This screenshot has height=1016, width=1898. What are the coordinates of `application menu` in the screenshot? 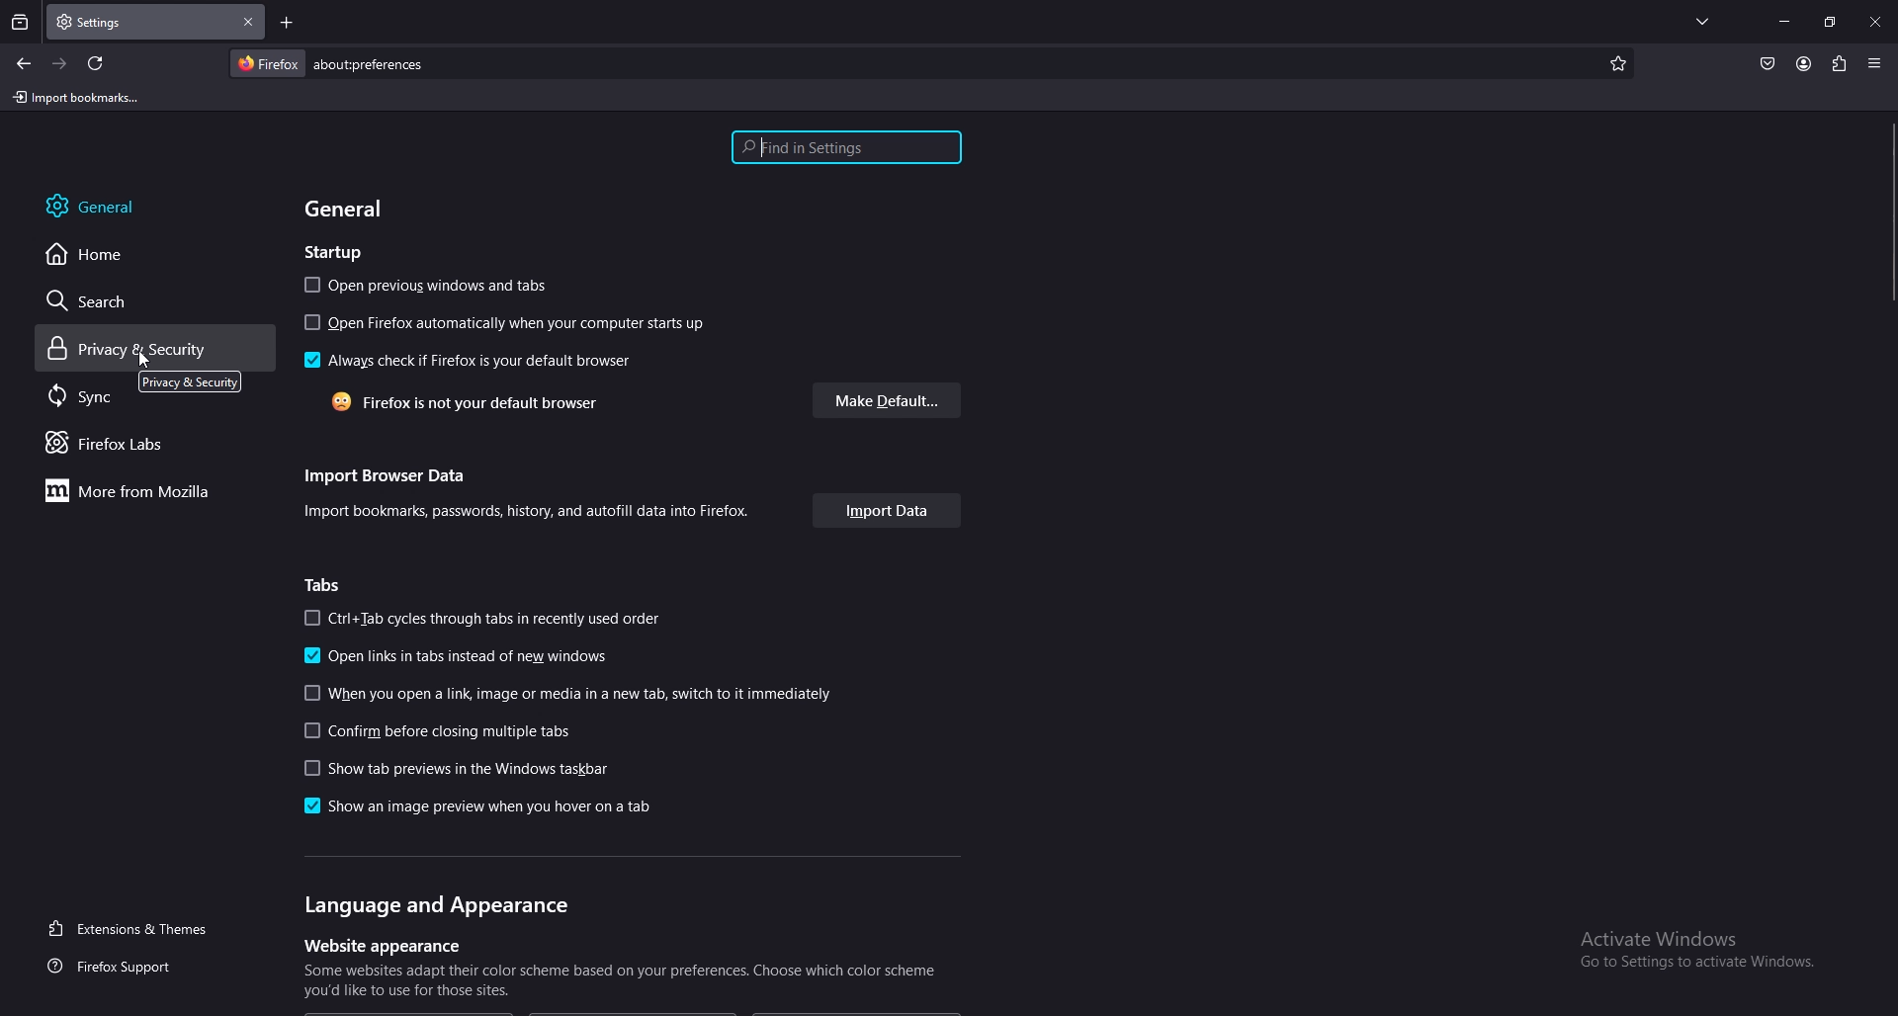 It's located at (1875, 61).